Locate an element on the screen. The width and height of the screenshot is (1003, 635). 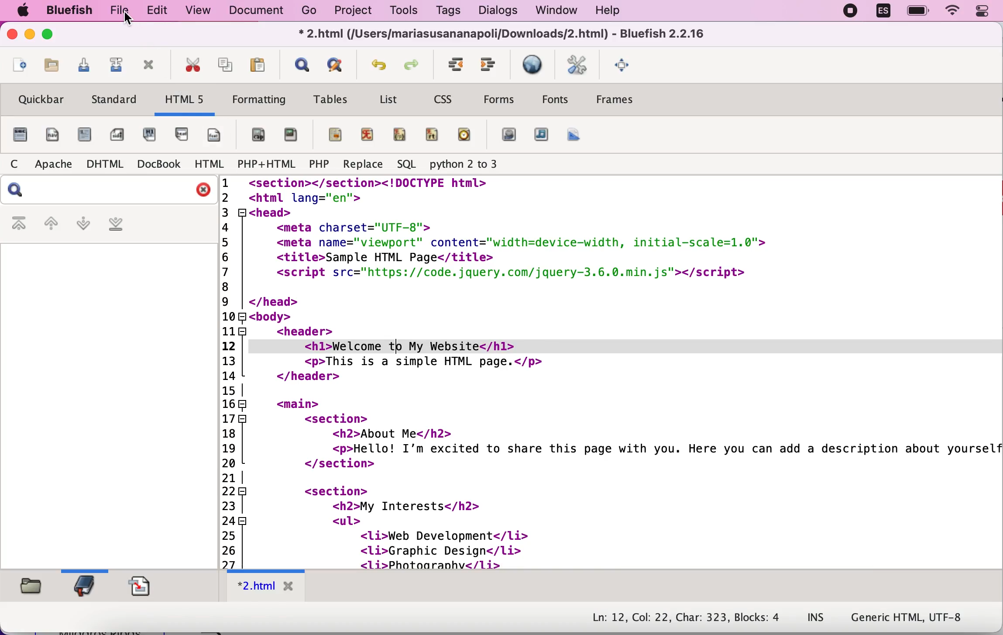
css is located at coordinates (443, 100).